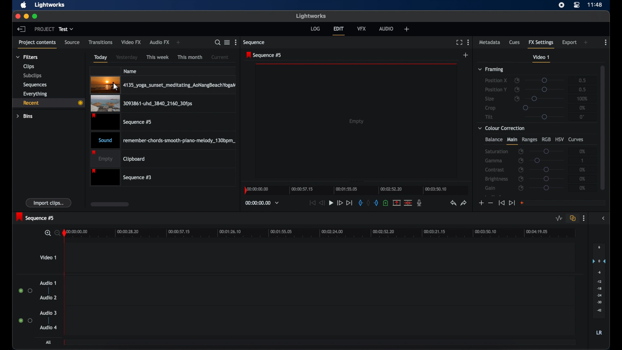  What do you see at coordinates (464, 203) in the screenshot?
I see `redo` at bounding box center [464, 203].